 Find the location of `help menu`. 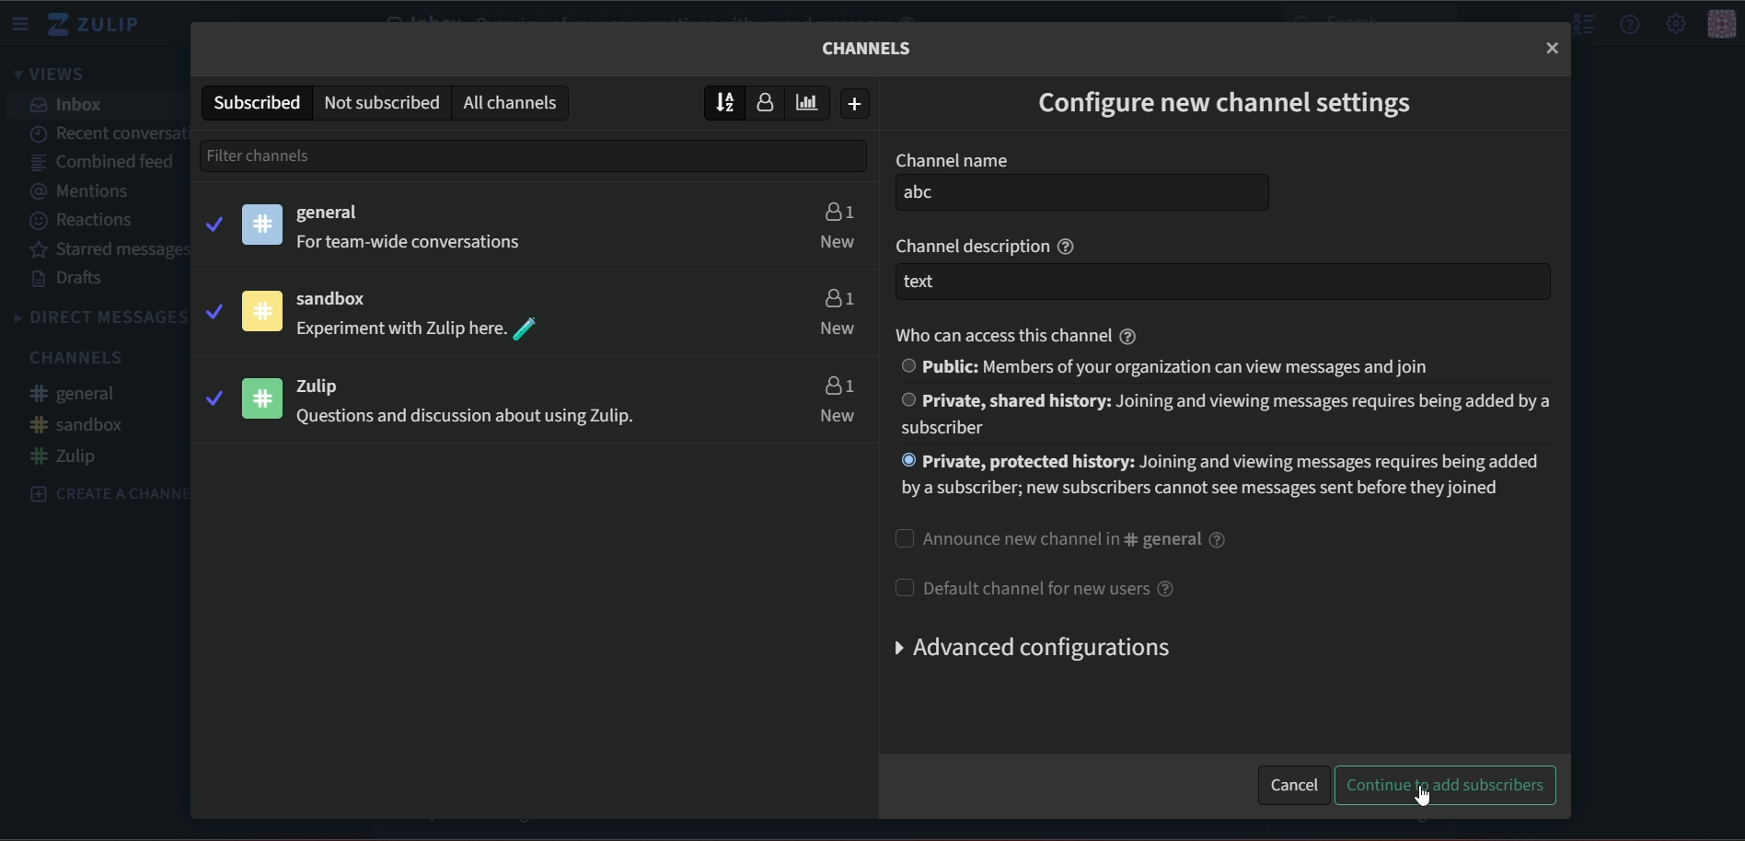

help menu is located at coordinates (1631, 24).